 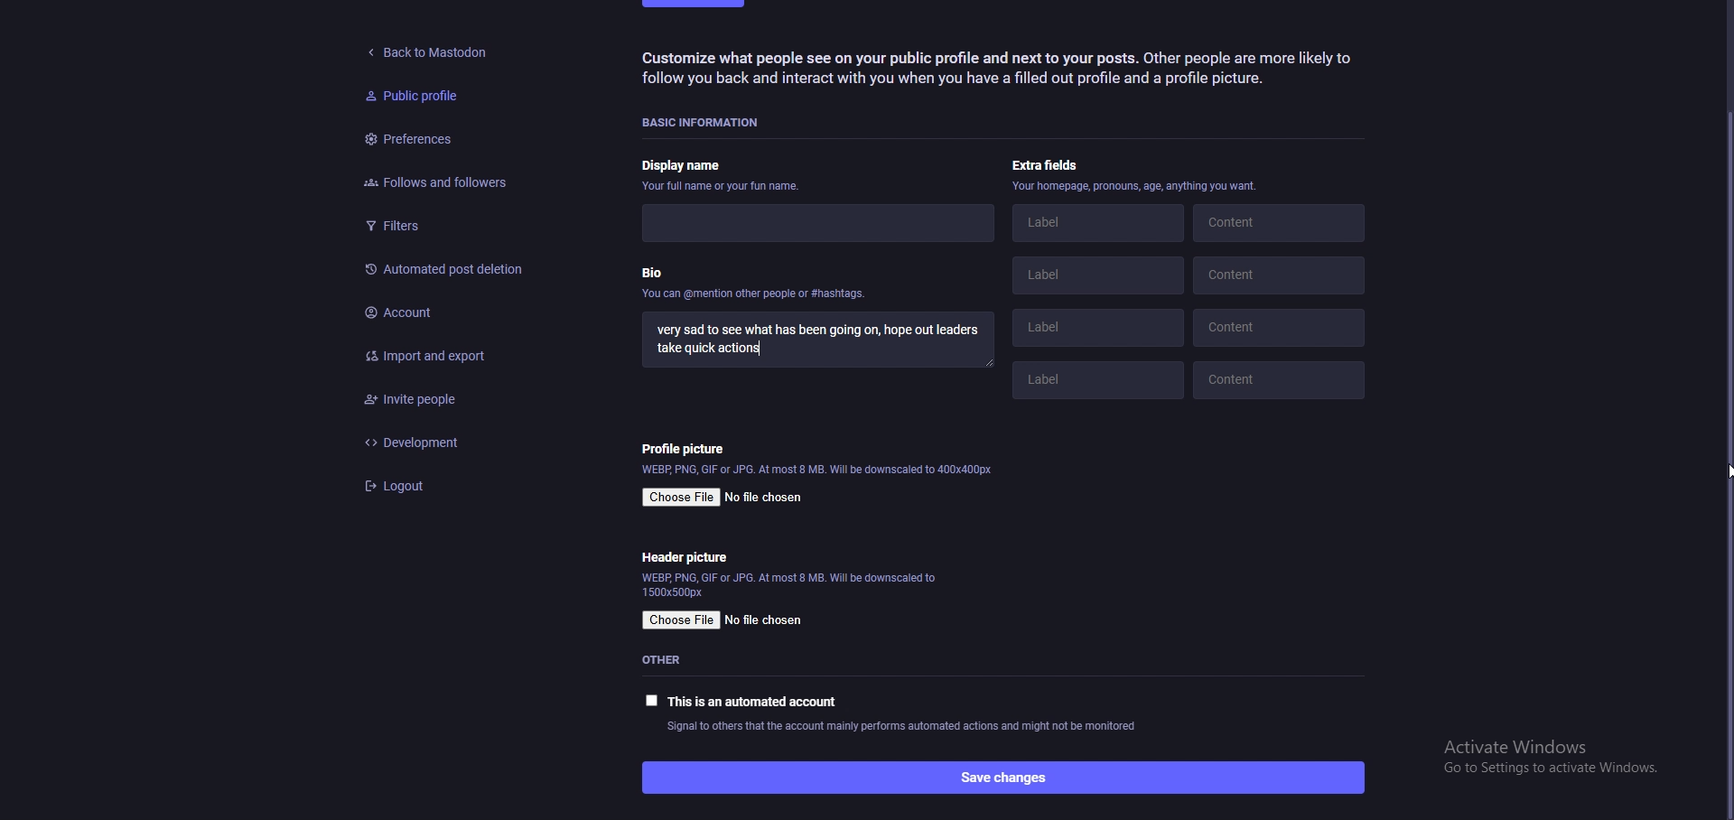 What do you see at coordinates (1007, 72) in the screenshot?
I see `‘Customize what people see on your public profile and next to your posts. Other people are more likely to
follow you back and interact with you when you have a filled out profile and a profile picture.` at bounding box center [1007, 72].